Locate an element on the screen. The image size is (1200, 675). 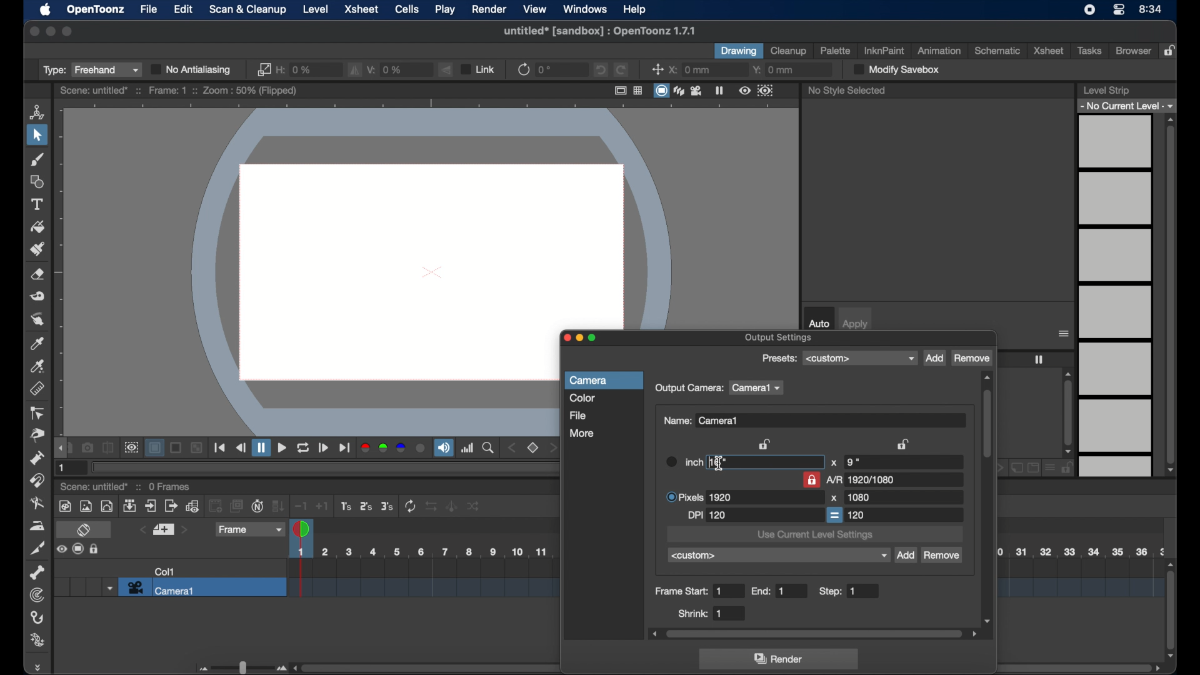
animate tool is located at coordinates (37, 111).